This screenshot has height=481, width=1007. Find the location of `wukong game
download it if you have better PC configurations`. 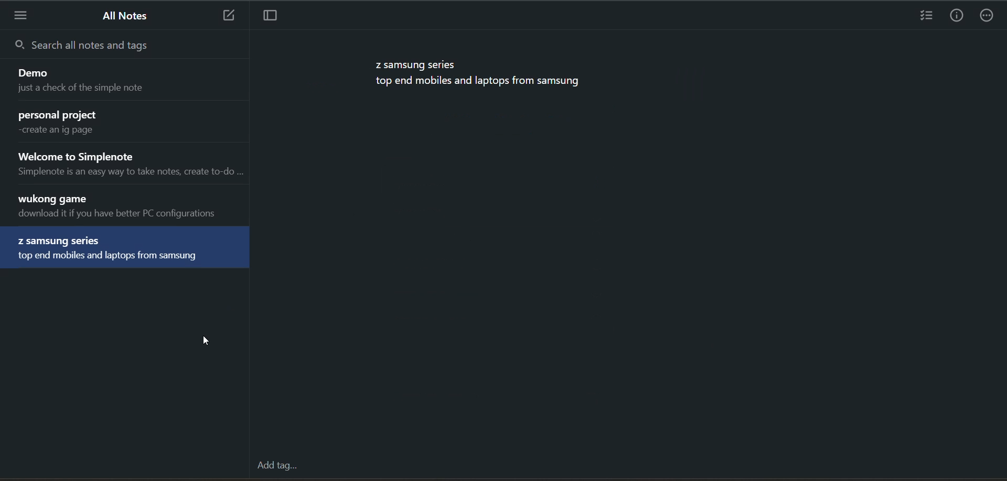

wukong game
download it if you have better PC configurations is located at coordinates (130, 207).